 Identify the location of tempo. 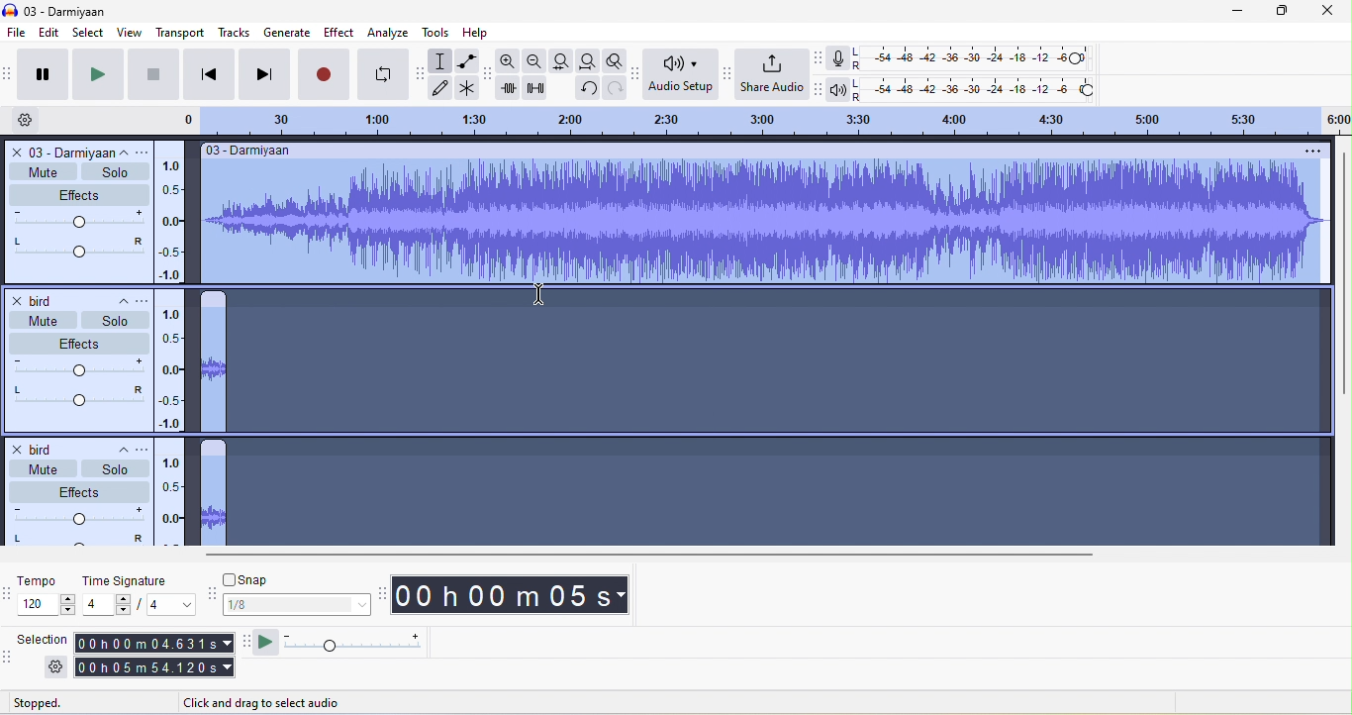
(47, 583).